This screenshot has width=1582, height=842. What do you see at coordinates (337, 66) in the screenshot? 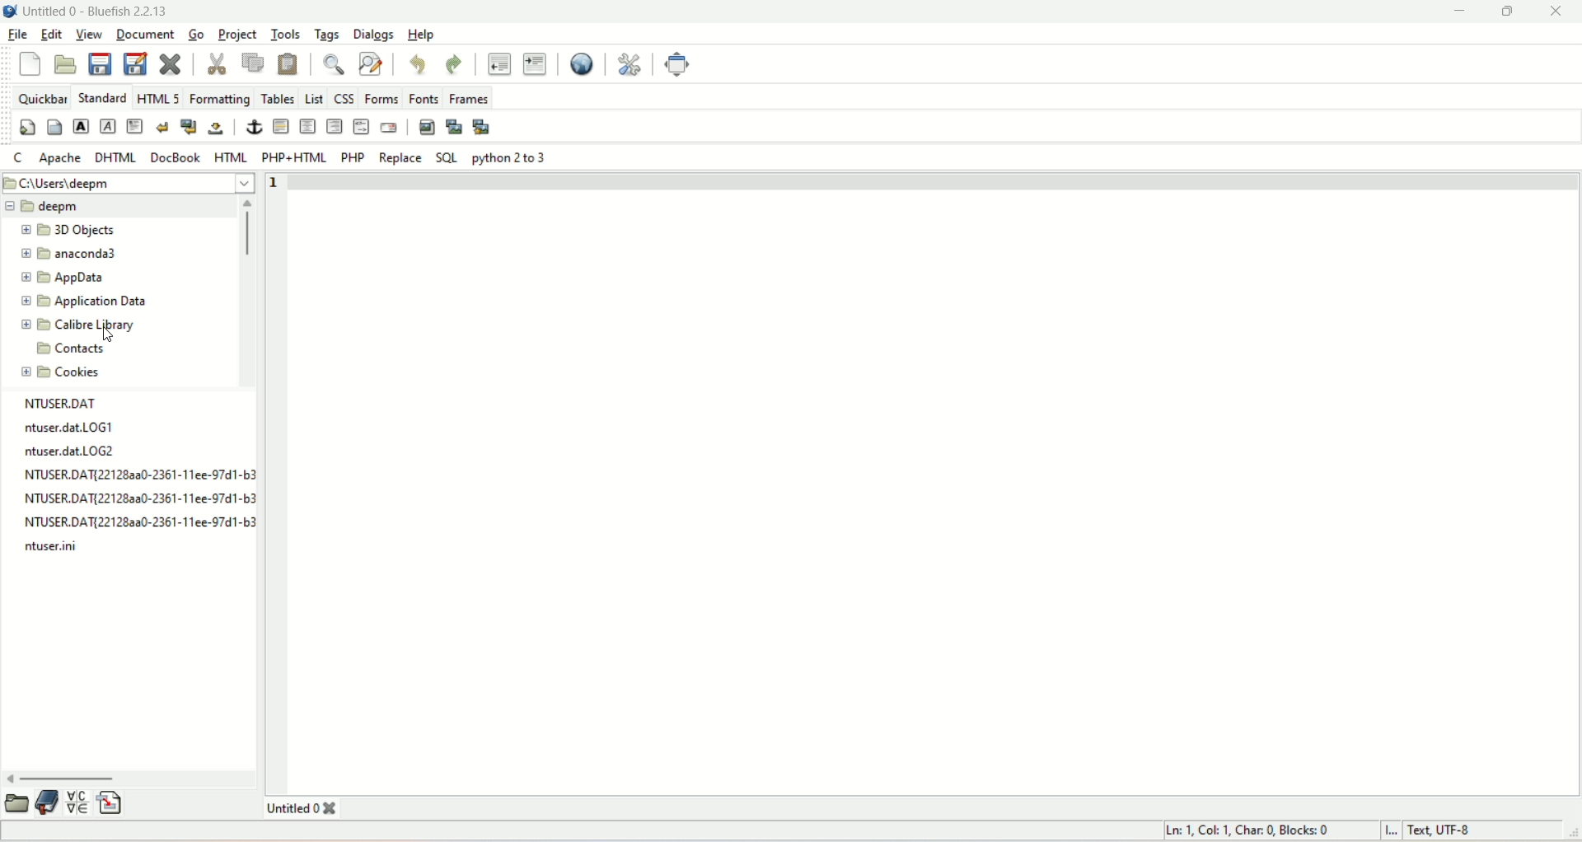
I see `show find bar` at bounding box center [337, 66].